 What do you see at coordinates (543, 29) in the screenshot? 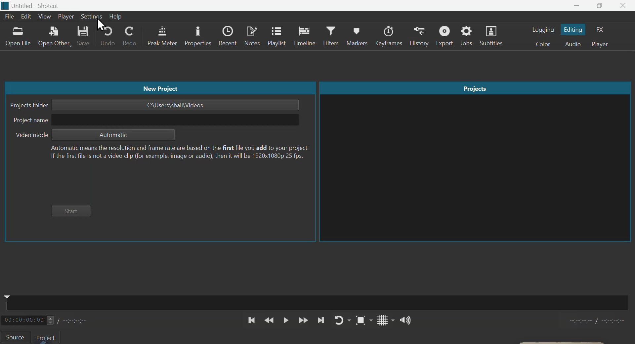
I see `Logging` at bounding box center [543, 29].